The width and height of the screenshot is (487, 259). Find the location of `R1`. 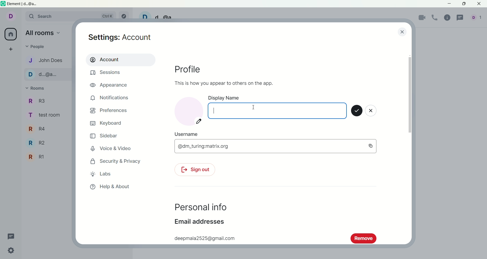

R1 is located at coordinates (37, 157).